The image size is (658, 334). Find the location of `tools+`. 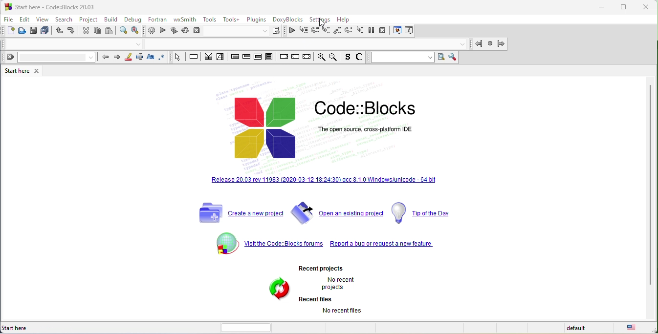

tools+ is located at coordinates (234, 20).